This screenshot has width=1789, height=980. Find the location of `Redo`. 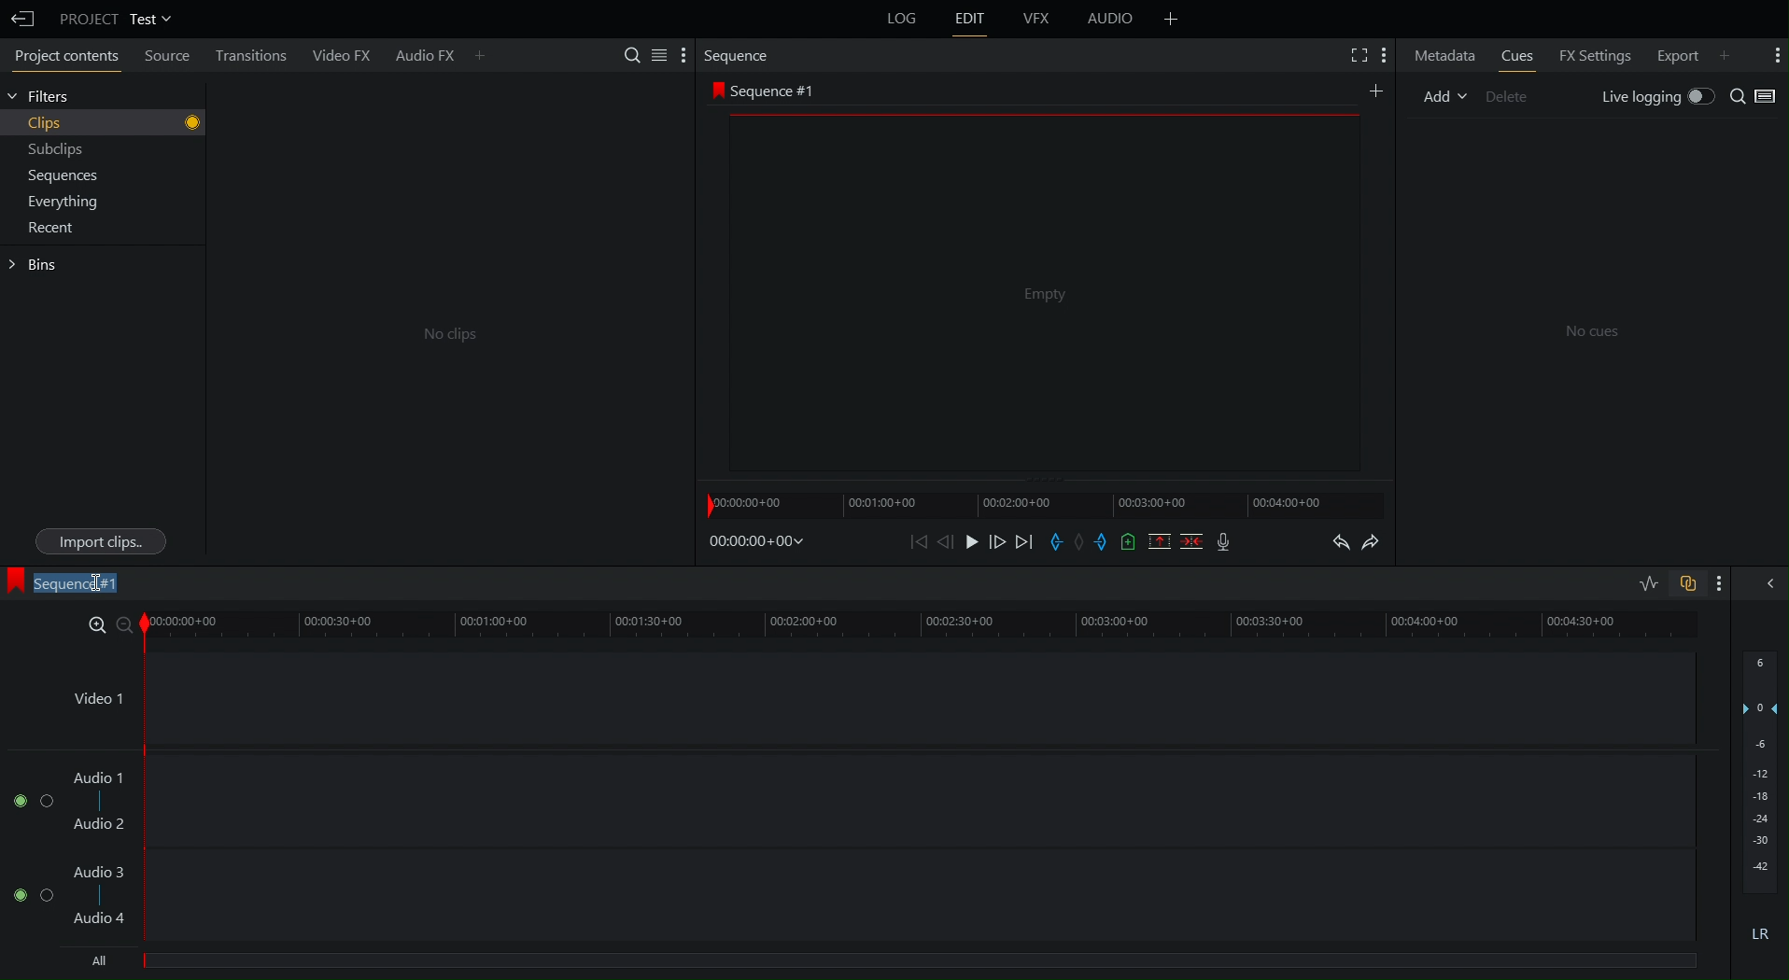

Redo is located at coordinates (1380, 540).